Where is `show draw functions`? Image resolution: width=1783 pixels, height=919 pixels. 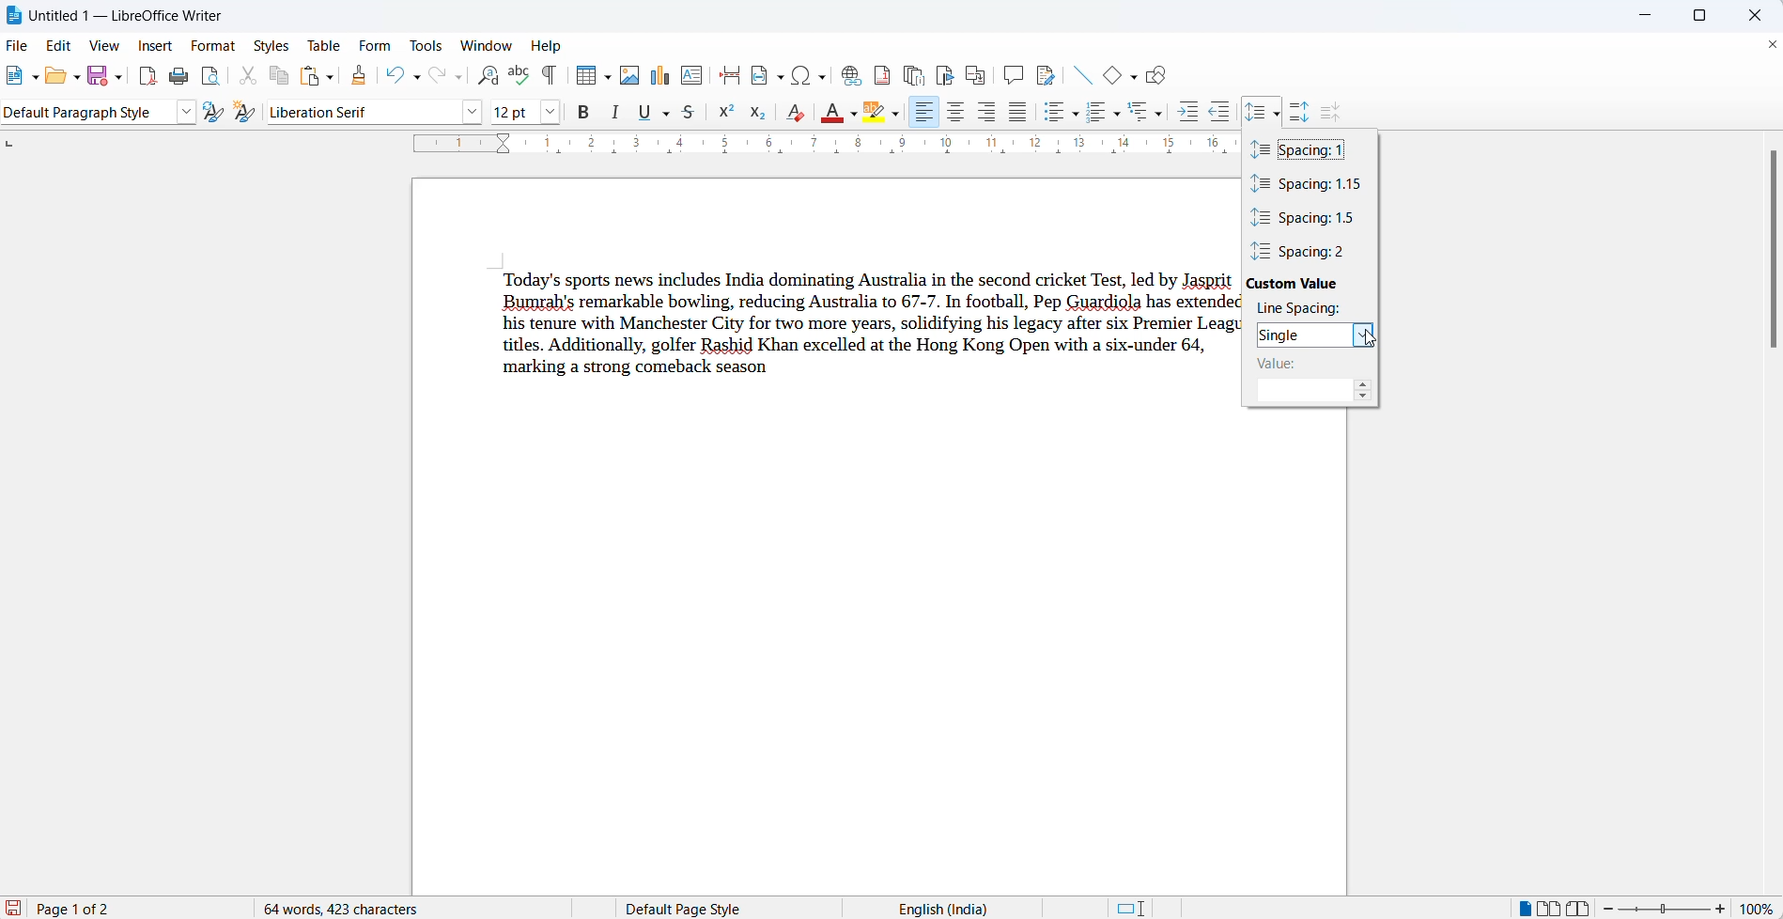
show draw functions is located at coordinates (1163, 76).